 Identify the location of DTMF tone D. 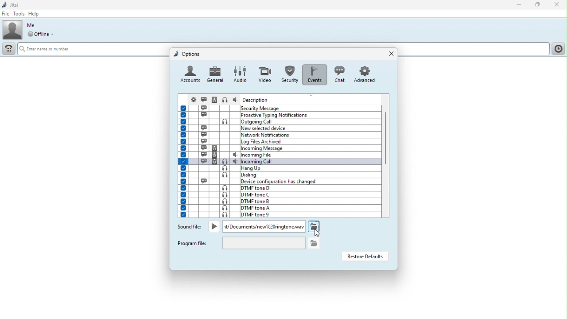
(274, 187).